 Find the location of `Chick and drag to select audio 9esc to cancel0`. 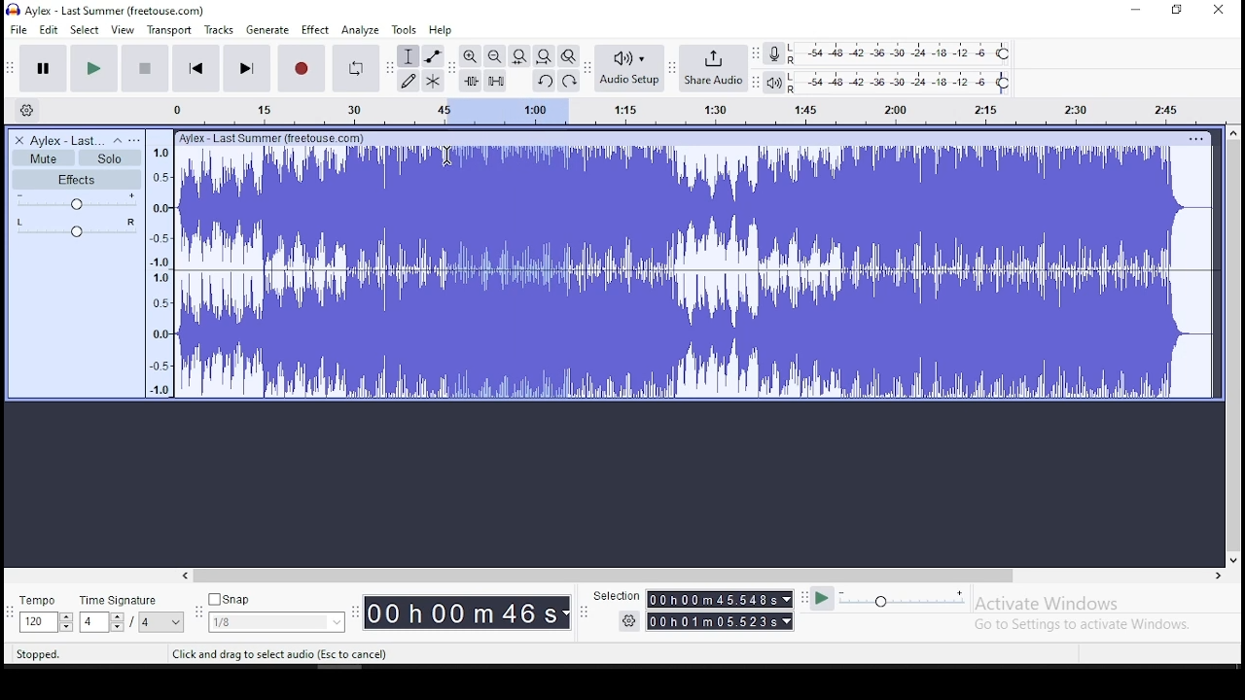

Chick and drag to select audio 9esc to cancel0 is located at coordinates (283, 655).